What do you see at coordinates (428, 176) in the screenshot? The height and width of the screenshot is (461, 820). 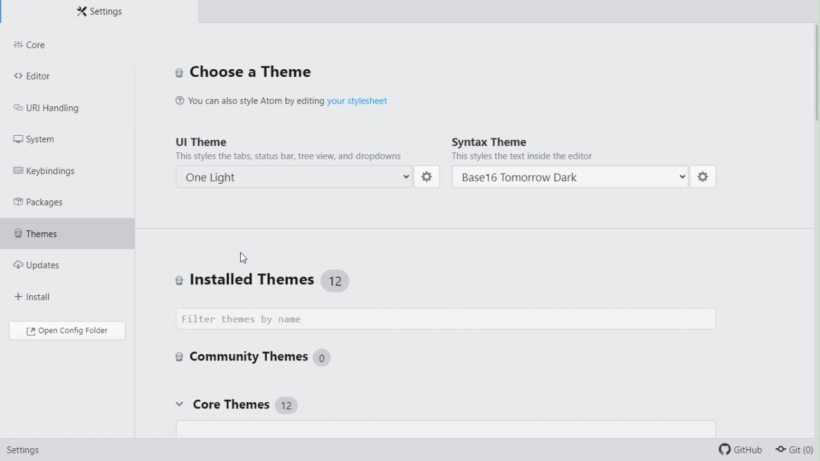 I see `settings` at bounding box center [428, 176].